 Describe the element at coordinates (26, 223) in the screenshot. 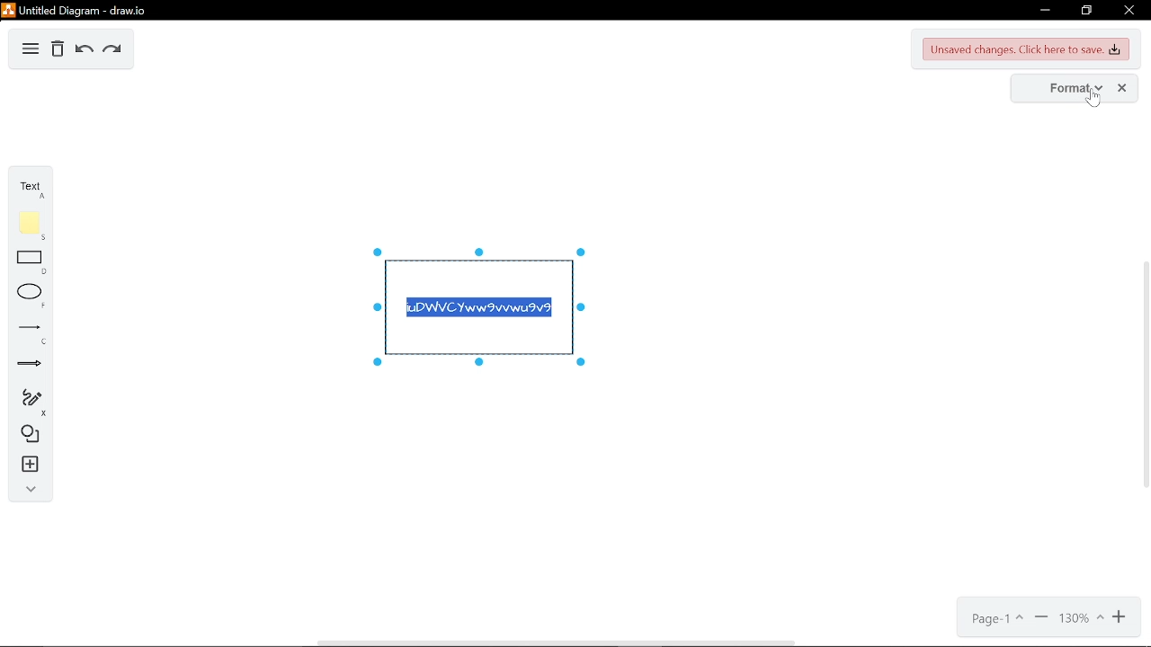

I see `note` at that location.